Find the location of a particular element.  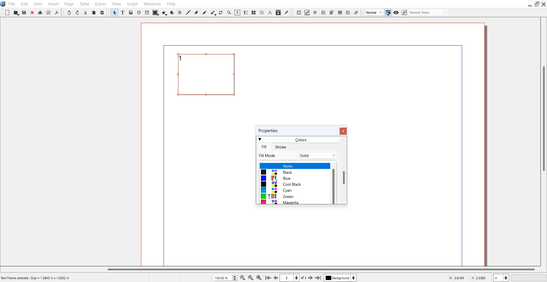

Horizontal Scroll bar is located at coordinates (269, 270).